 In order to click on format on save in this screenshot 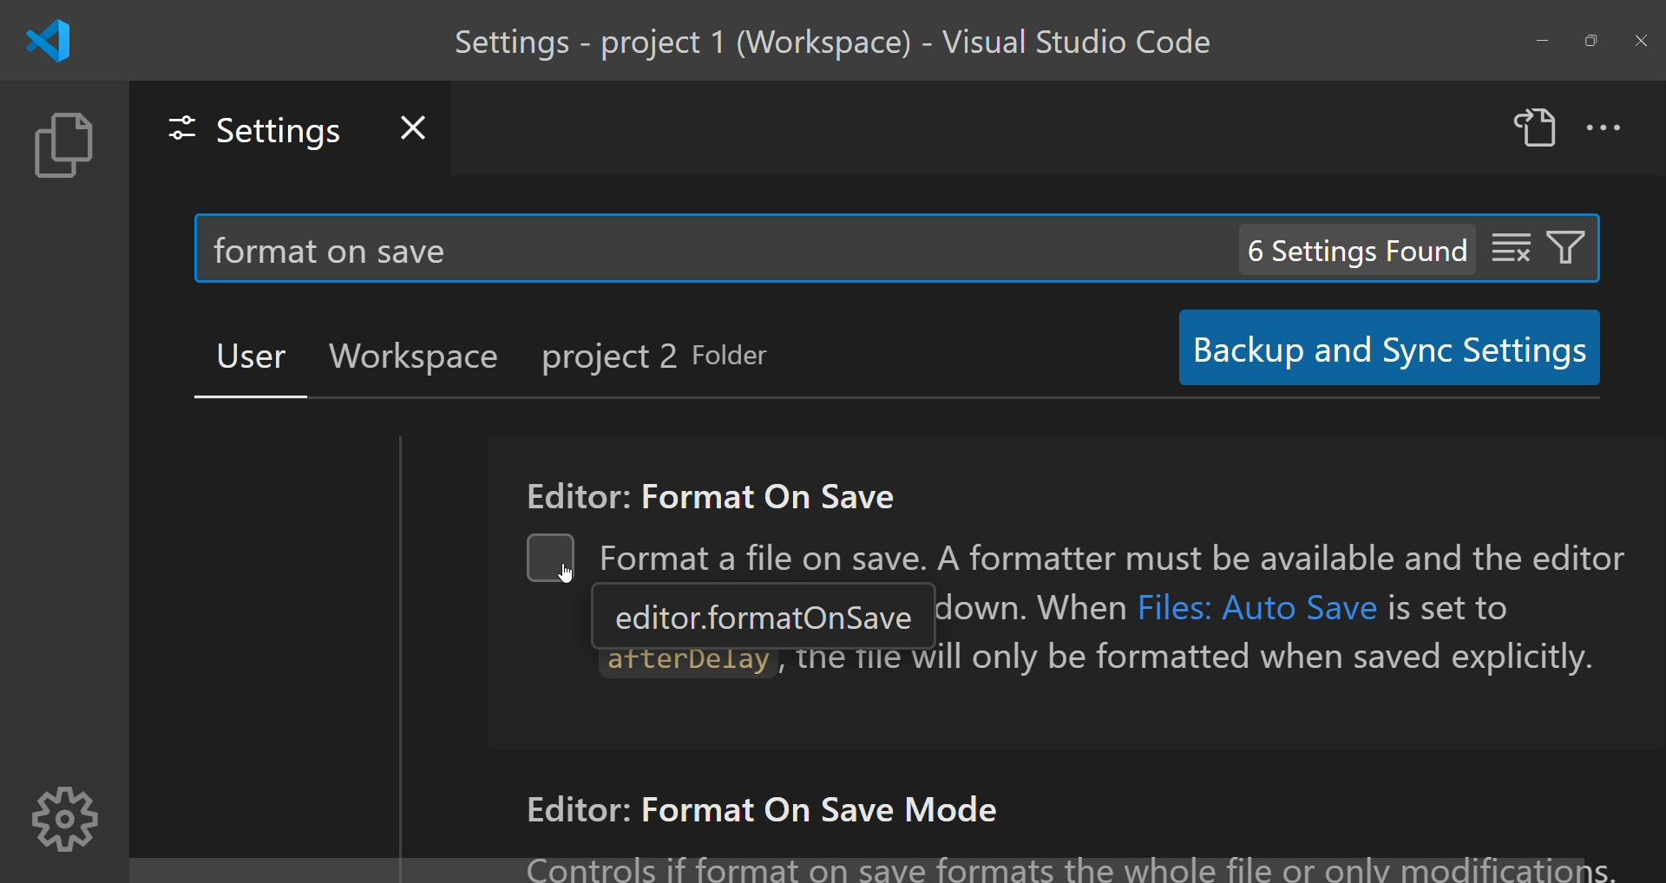, I will do `click(340, 250)`.